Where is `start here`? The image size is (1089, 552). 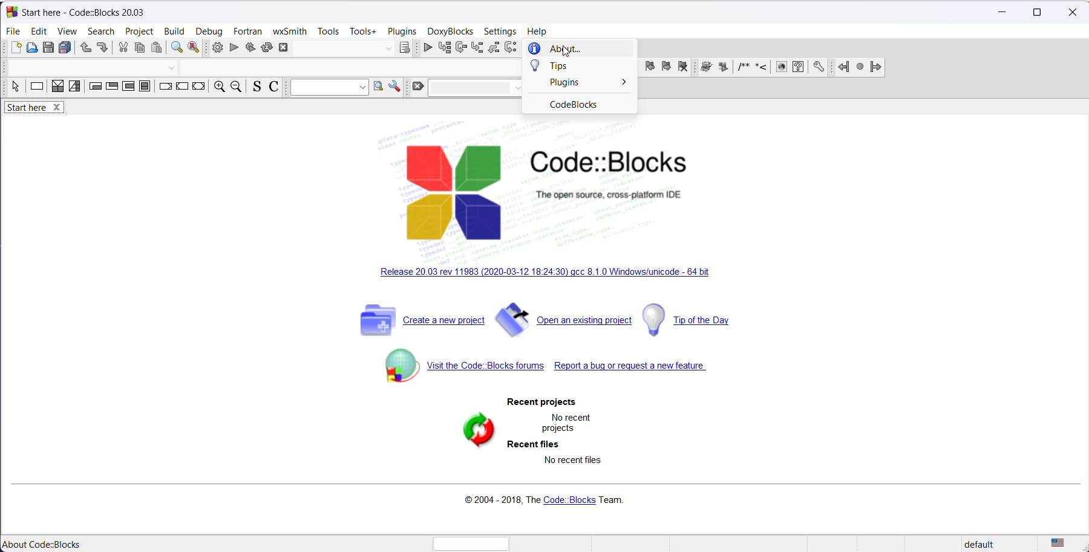 start here is located at coordinates (39, 110).